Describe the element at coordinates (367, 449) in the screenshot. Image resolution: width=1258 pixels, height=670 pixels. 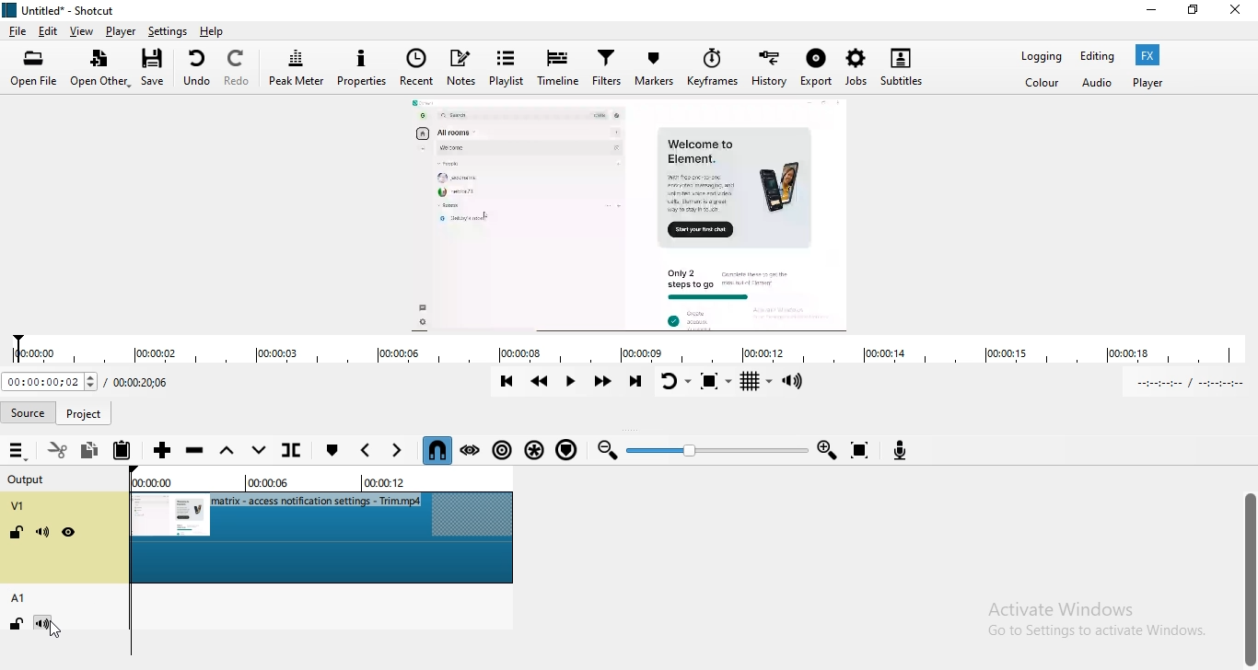
I see `Previous marker` at that location.